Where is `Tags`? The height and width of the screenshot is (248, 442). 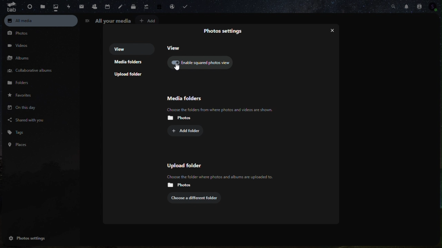
Tags is located at coordinates (19, 132).